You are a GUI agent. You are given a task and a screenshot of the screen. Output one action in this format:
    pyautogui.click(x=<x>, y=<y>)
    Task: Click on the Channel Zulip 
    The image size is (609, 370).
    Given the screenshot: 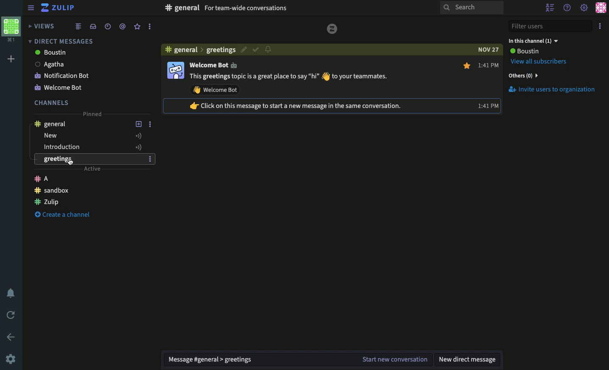 What is the action you would take?
    pyautogui.click(x=89, y=202)
    